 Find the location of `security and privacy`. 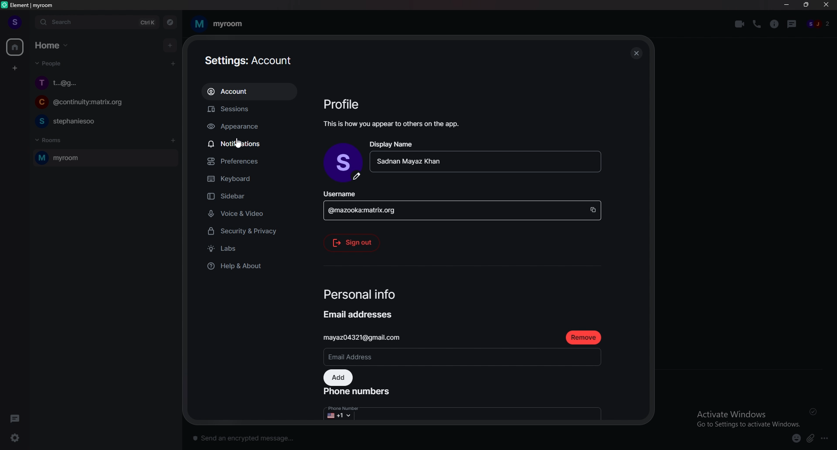

security and privacy is located at coordinates (252, 231).